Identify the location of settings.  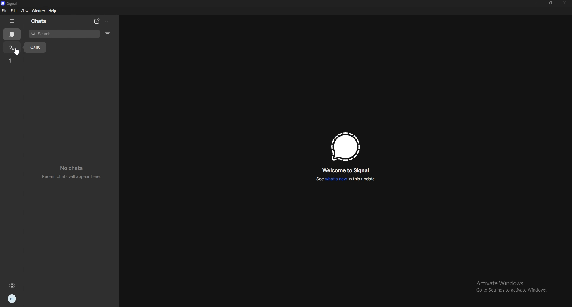
(12, 286).